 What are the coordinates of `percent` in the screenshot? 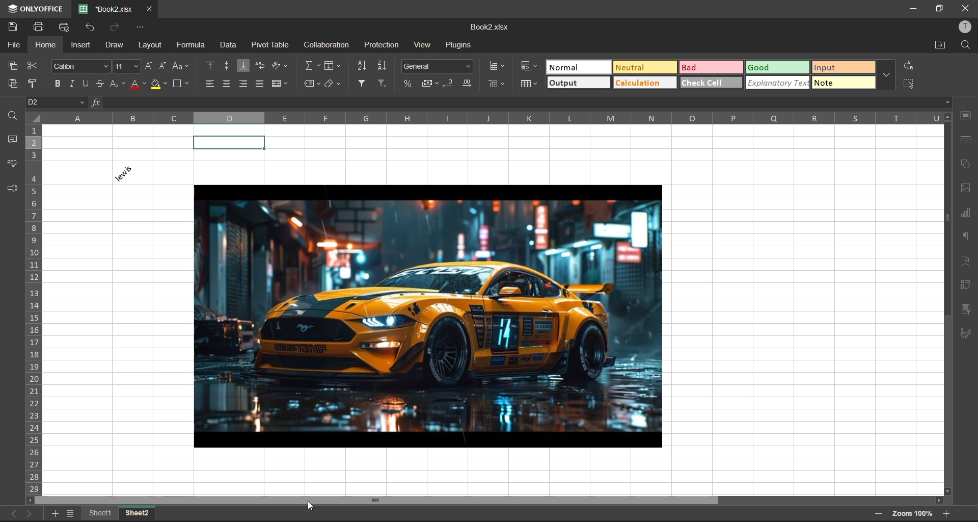 It's located at (409, 85).